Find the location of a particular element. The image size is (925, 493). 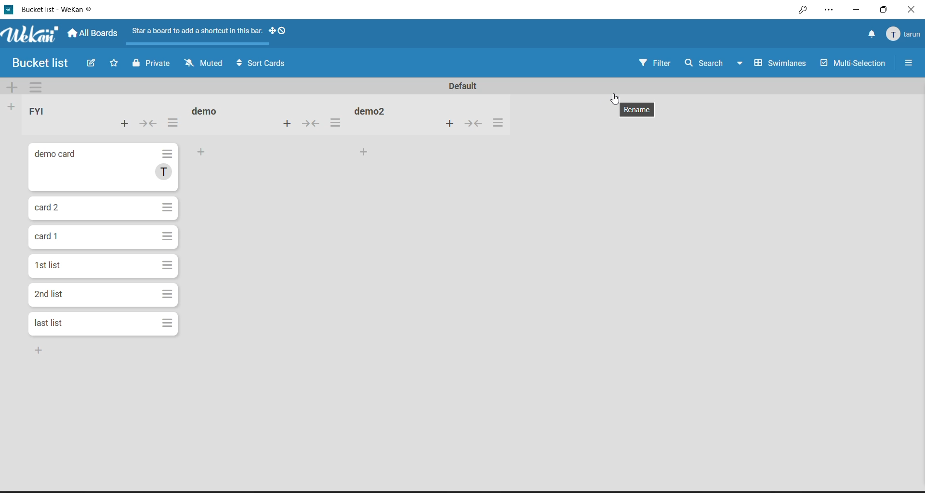

member menu popup title is located at coordinates (904, 34).